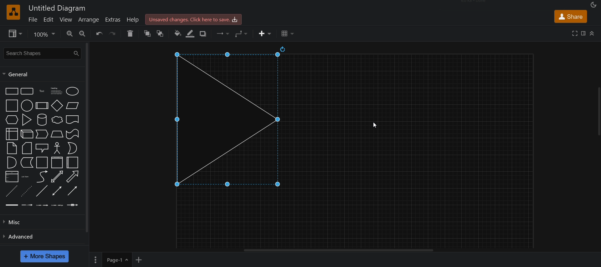  Describe the element at coordinates (204, 34) in the screenshot. I see `shadow` at that location.